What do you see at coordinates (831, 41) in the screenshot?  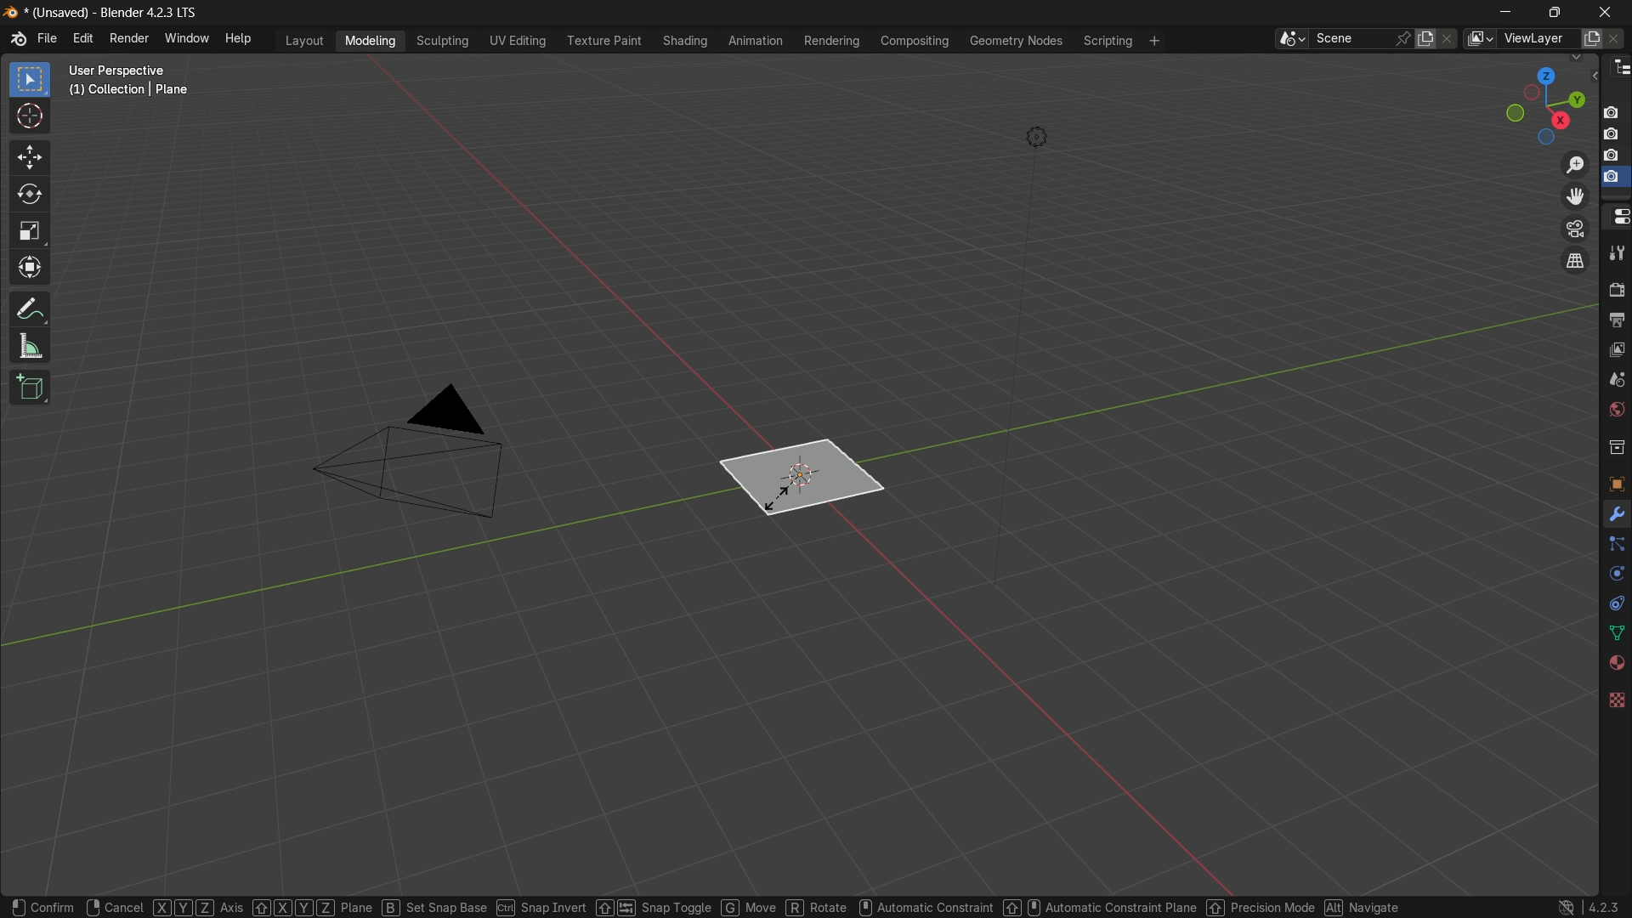 I see `rendering` at bounding box center [831, 41].